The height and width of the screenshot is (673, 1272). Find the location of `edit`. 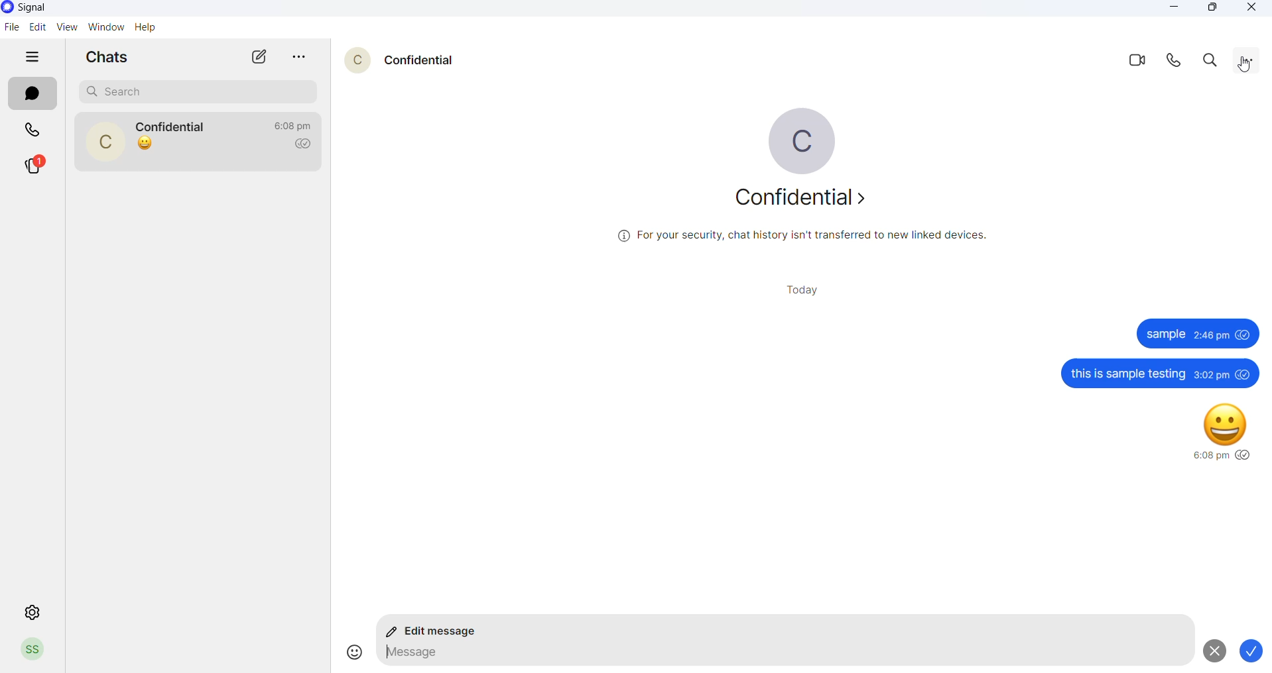

edit is located at coordinates (36, 27).